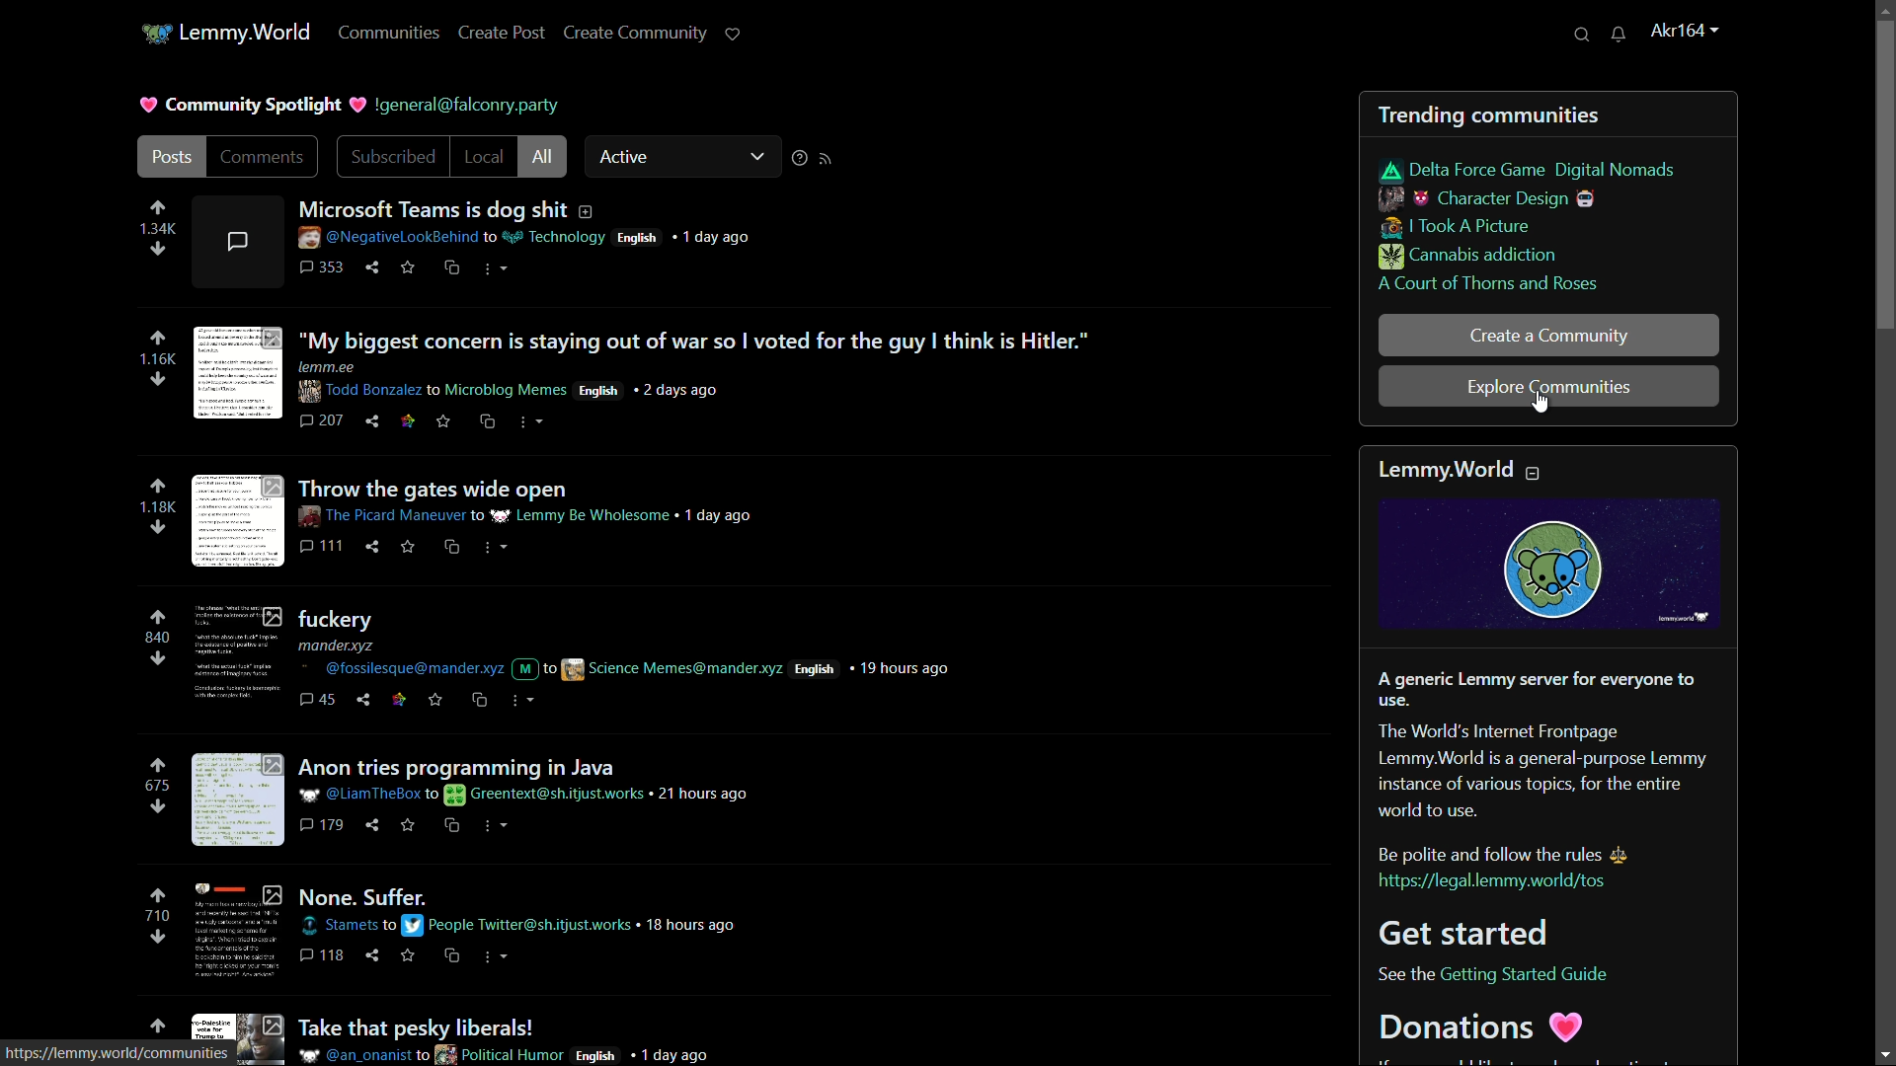 This screenshot has width=1896, height=1066. What do you see at coordinates (1456, 228) in the screenshot?
I see `i took a picture` at bounding box center [1456, 228].